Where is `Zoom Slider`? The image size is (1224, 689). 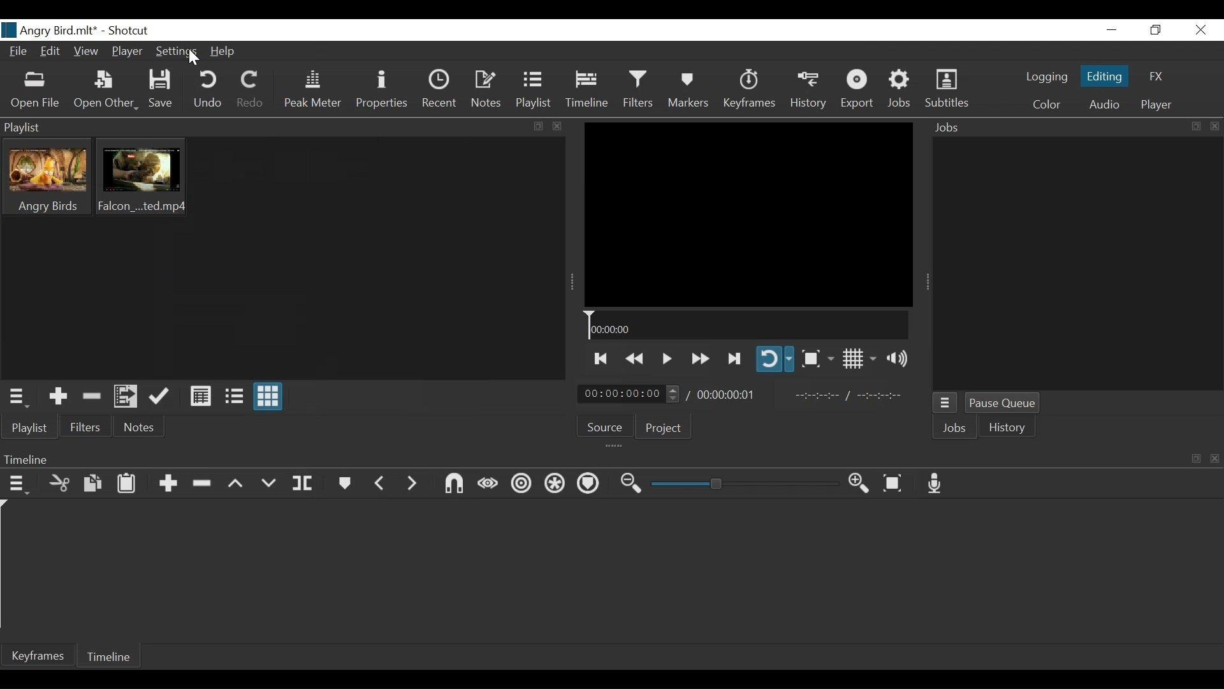 Zoom Slider is located at coordinates (744, 484).